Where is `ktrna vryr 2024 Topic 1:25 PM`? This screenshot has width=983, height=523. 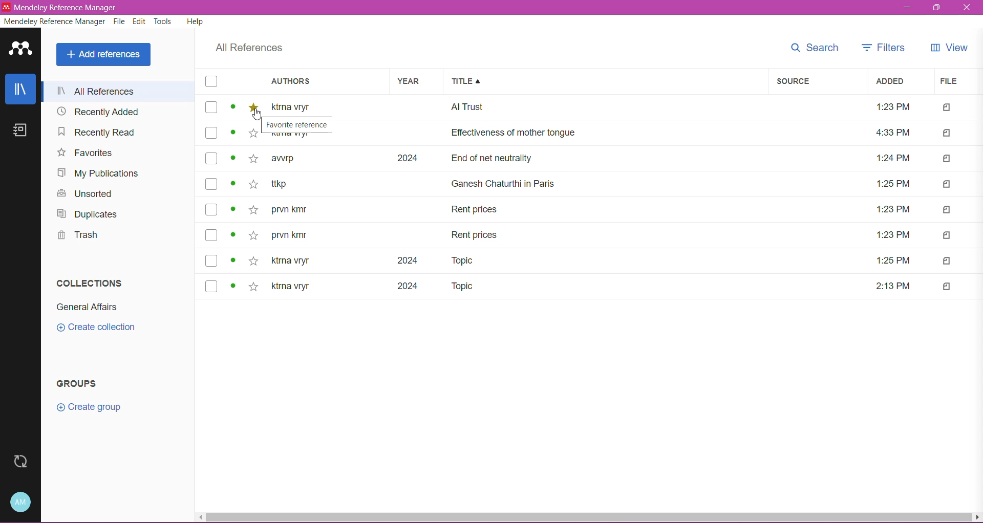 ktrna vryr 2024 Topic 1:25 PM is located at coordinates (593, 261).